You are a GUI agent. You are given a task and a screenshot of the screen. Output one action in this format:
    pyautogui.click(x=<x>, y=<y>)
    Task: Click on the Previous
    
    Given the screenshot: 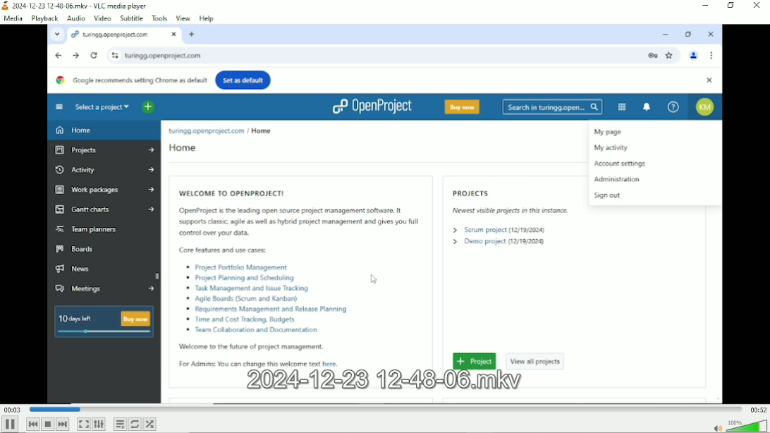 What is the action you would take?
    pyautogui.click(x=32, y=425)
    